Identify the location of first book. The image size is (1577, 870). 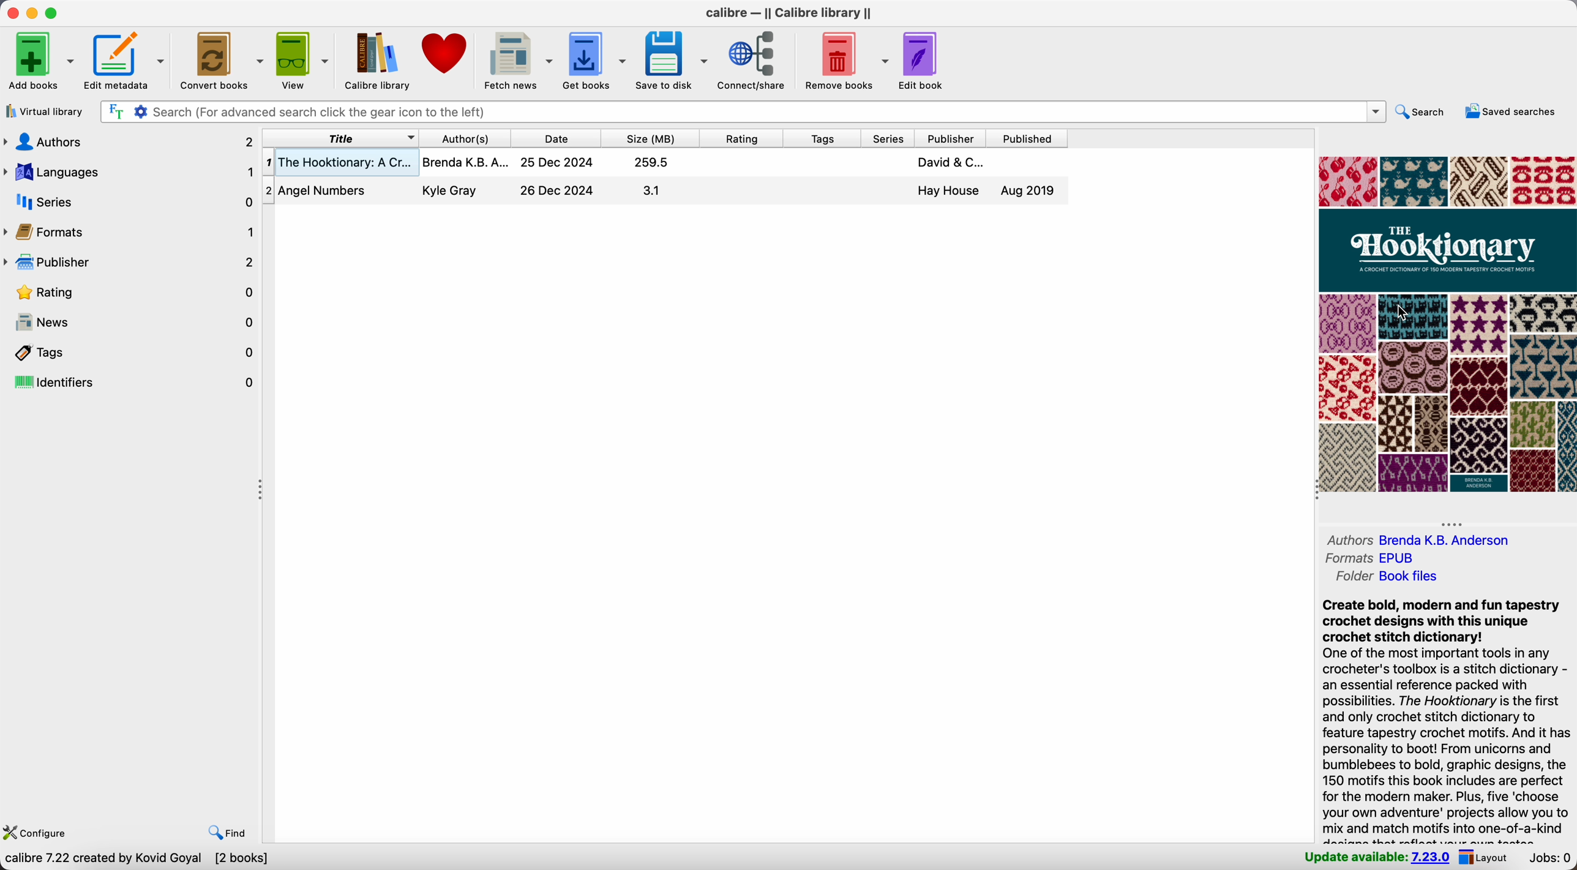
(664, 165).